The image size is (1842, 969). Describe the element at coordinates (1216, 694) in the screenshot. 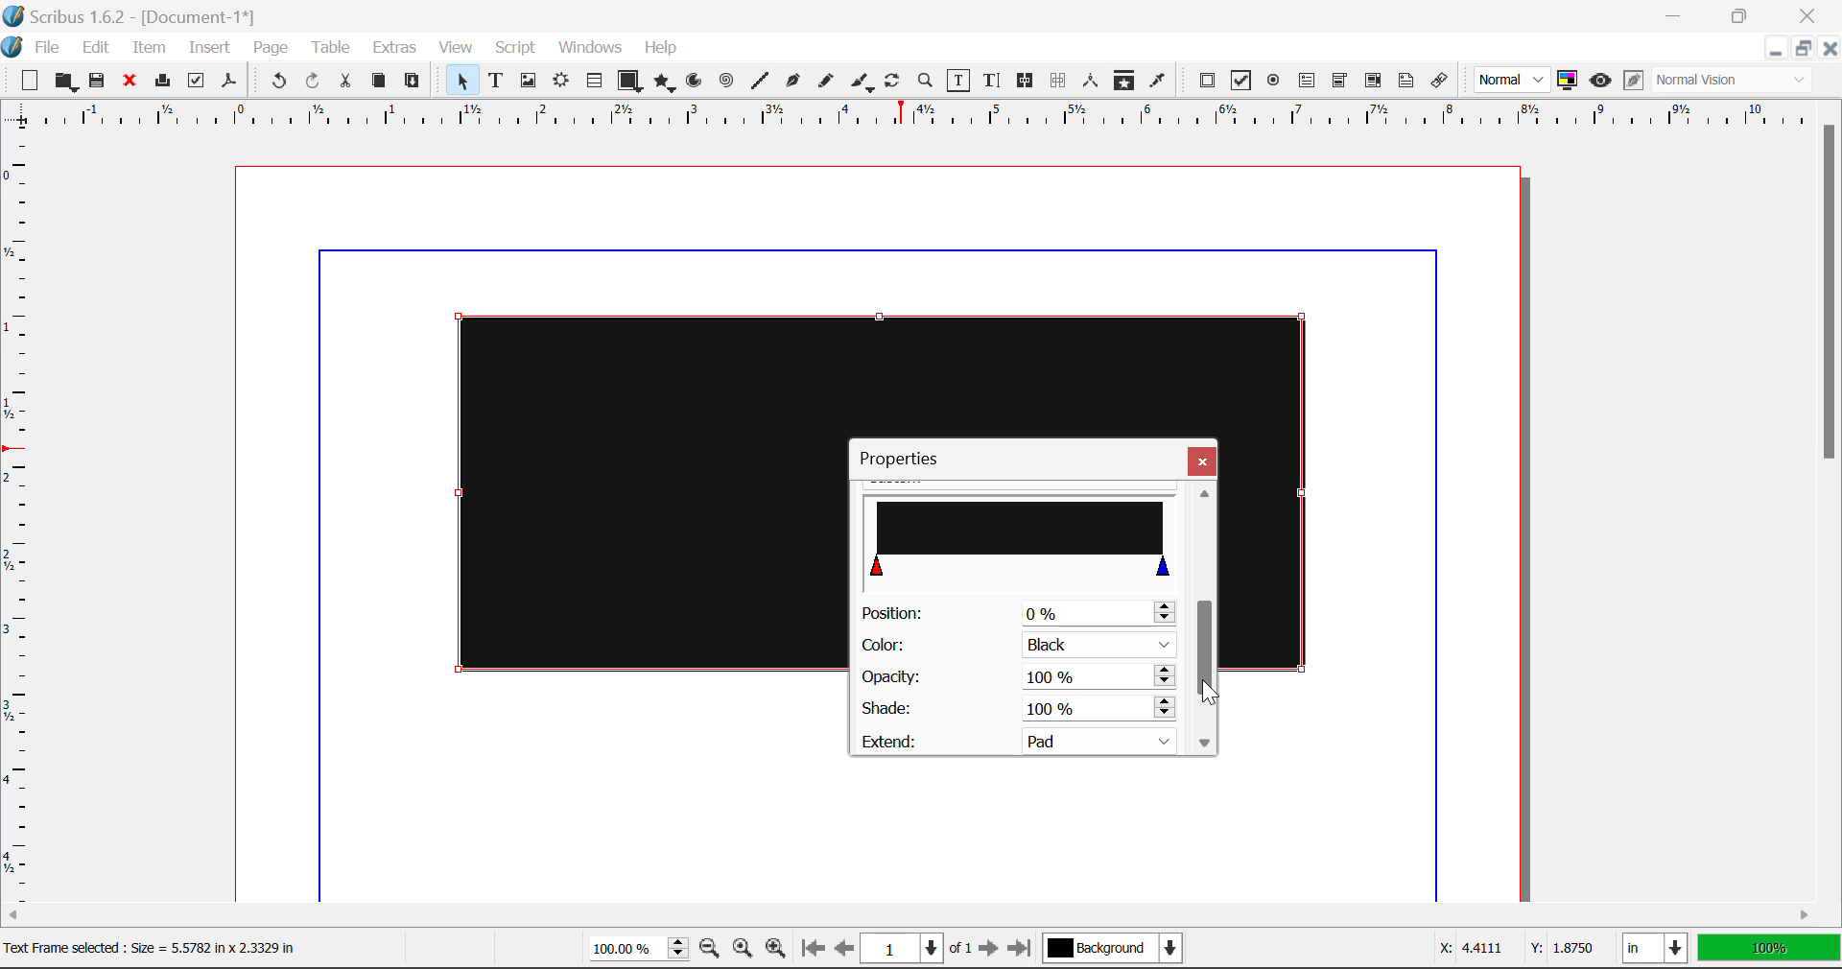

I see `DRAG_TO Cursor Position` at that location.